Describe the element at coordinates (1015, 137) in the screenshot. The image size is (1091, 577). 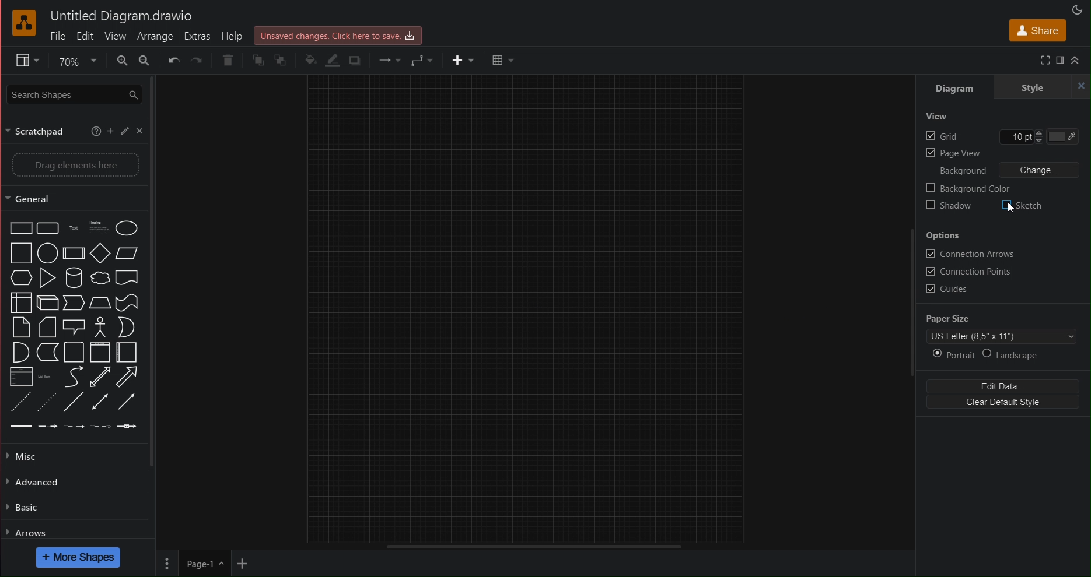
I see `edit Grid pt` at that location.